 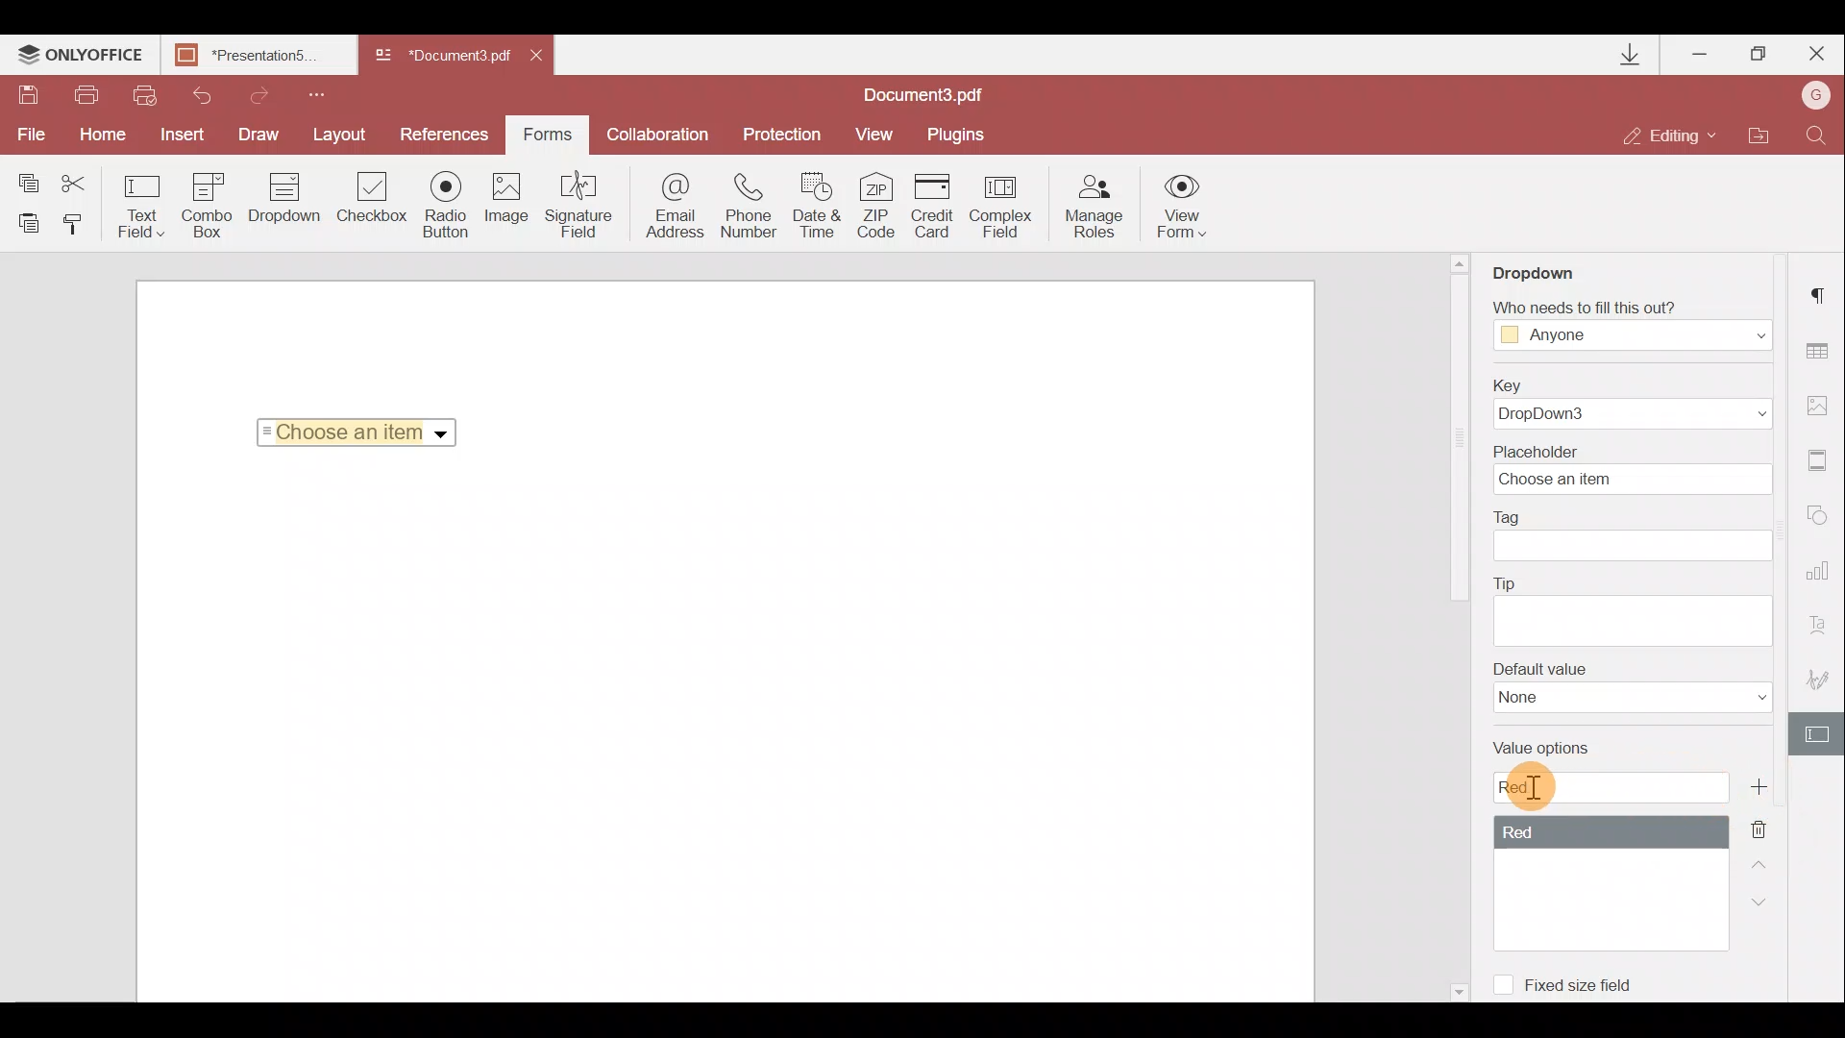 What do you see at coordinates (751, 206) in the screenshot?
I see `Phone number` at bounding box center [751, 206].